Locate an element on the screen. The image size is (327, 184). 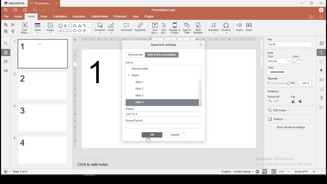
redo is located at coordinates (44, 11).